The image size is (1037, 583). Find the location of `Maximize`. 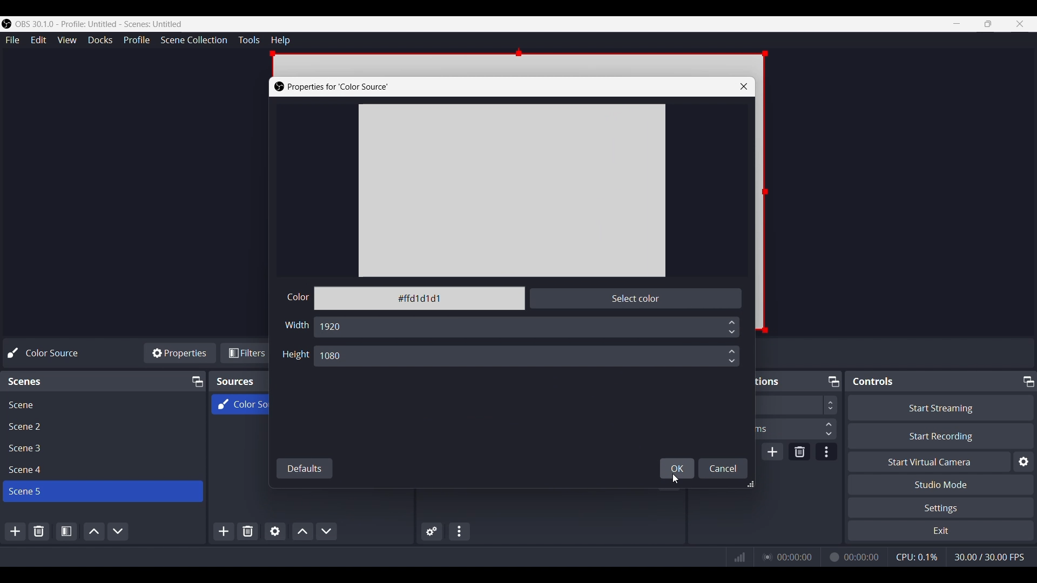

Maximize is located at coordinates (196, 381).